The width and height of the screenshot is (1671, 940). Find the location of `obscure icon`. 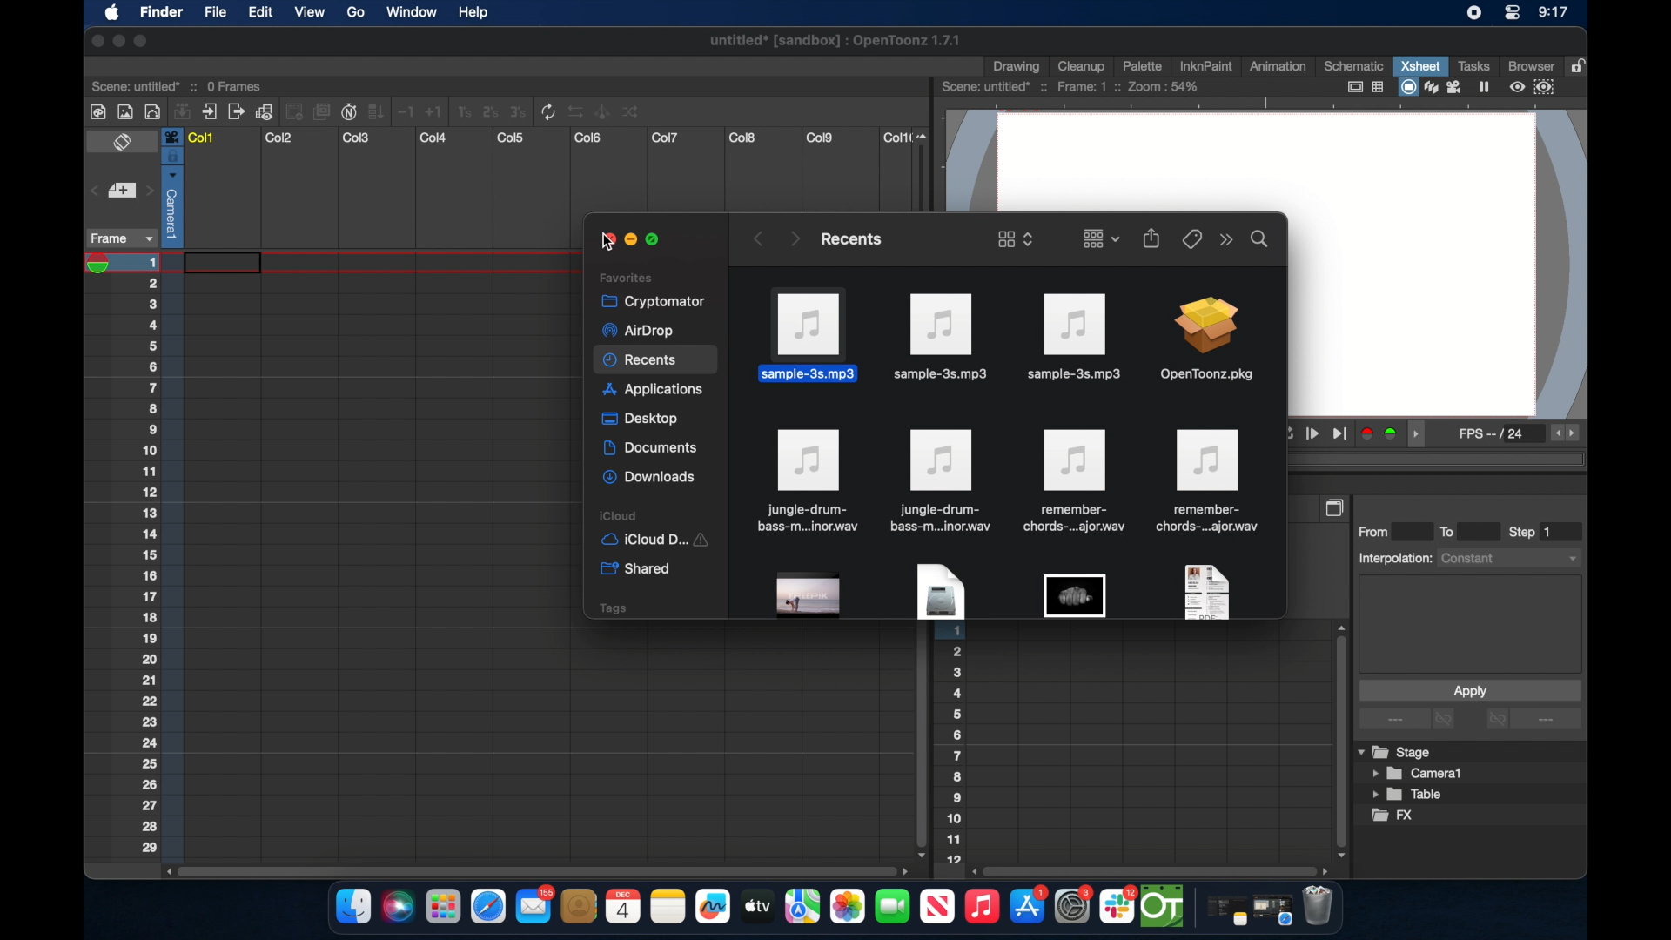

obscure icon is located at coordinates (939, 592).